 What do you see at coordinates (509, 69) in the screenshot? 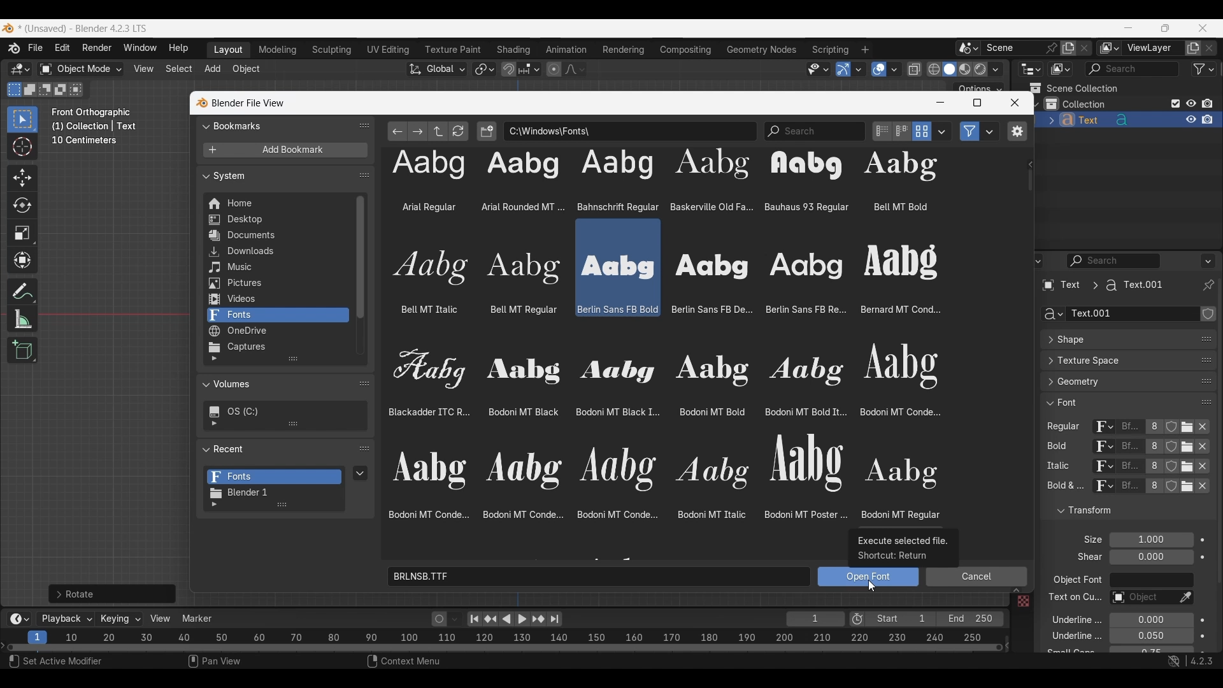
I see `Snap during transform` at bounding box center [509, 69].